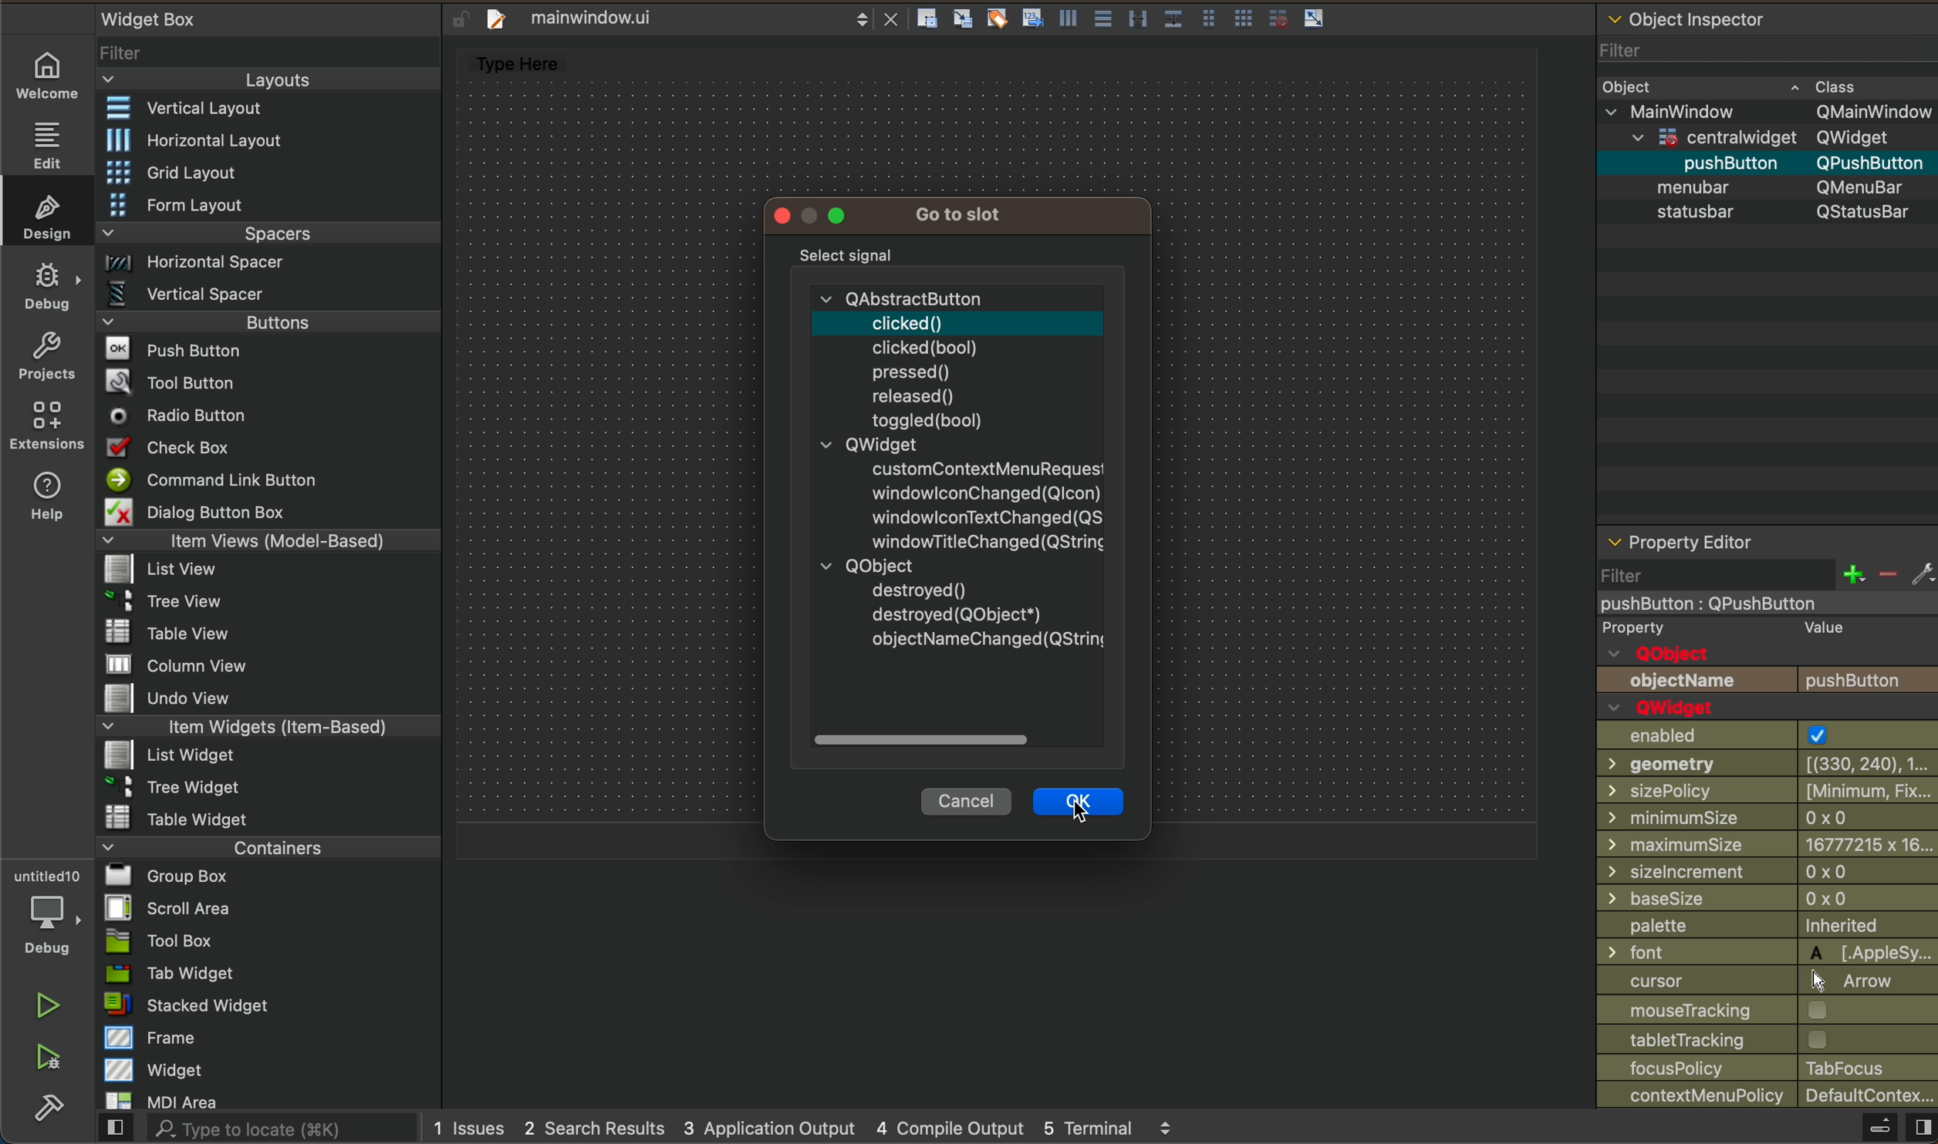 This screenshot has height=1144, width=1938. Describe the element at coordinates (1766, 897) in the screenshot. I see `base size` at that location.